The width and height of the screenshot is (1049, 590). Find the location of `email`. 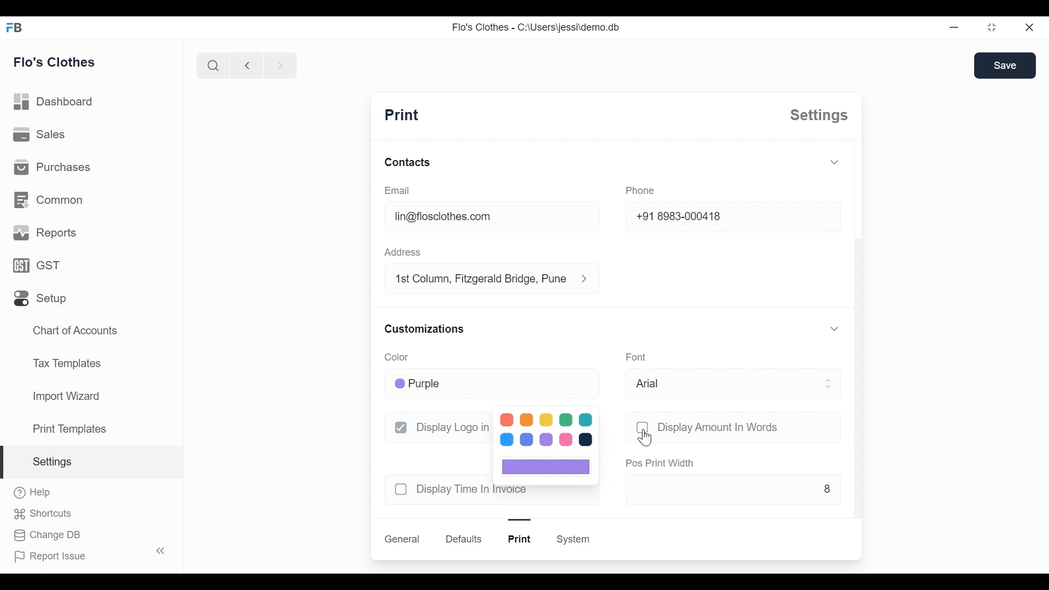

email is located at coordinates (398, 190).